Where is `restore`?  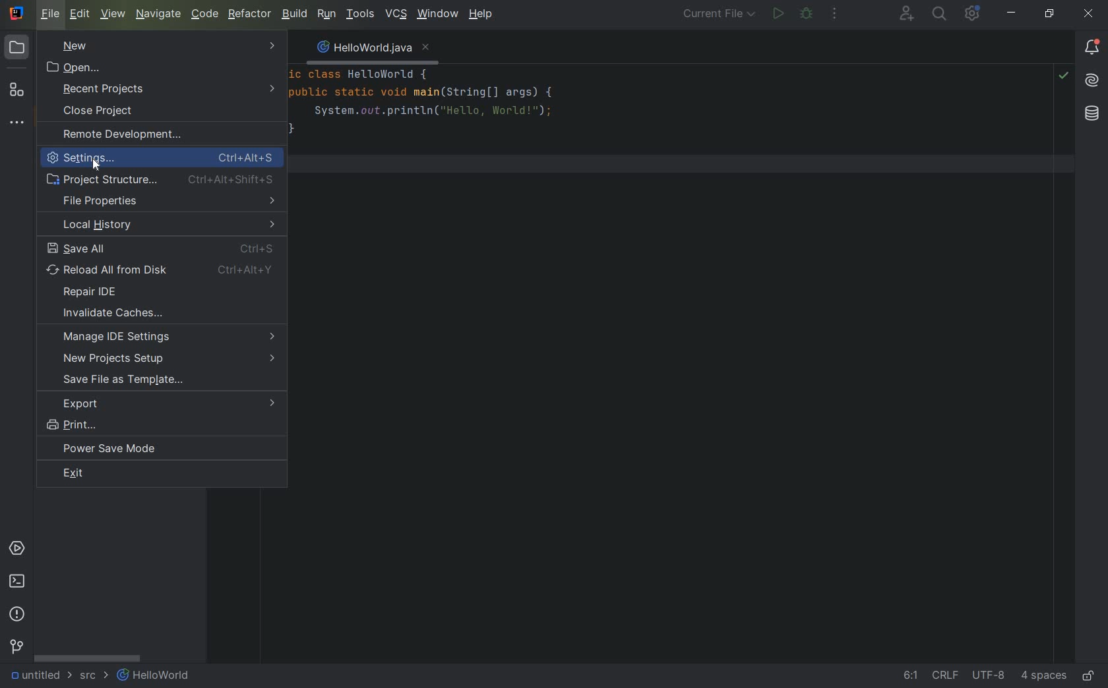 restore is located at coordinates (1051, 14).